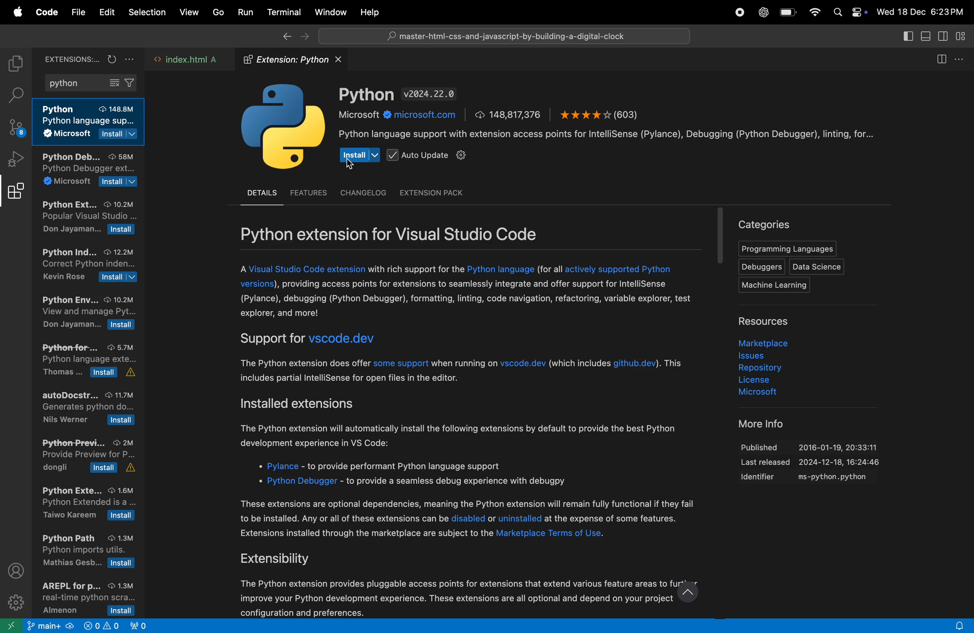 This screenshot has width=974, height=633. I want to click on open new window, so click(12, 625).